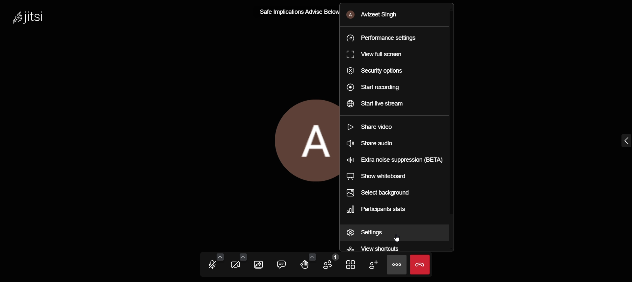  What do you see at coordinates (387, 37) in the screenshot?
I see `performance settings` at bounding box center [387, 37].